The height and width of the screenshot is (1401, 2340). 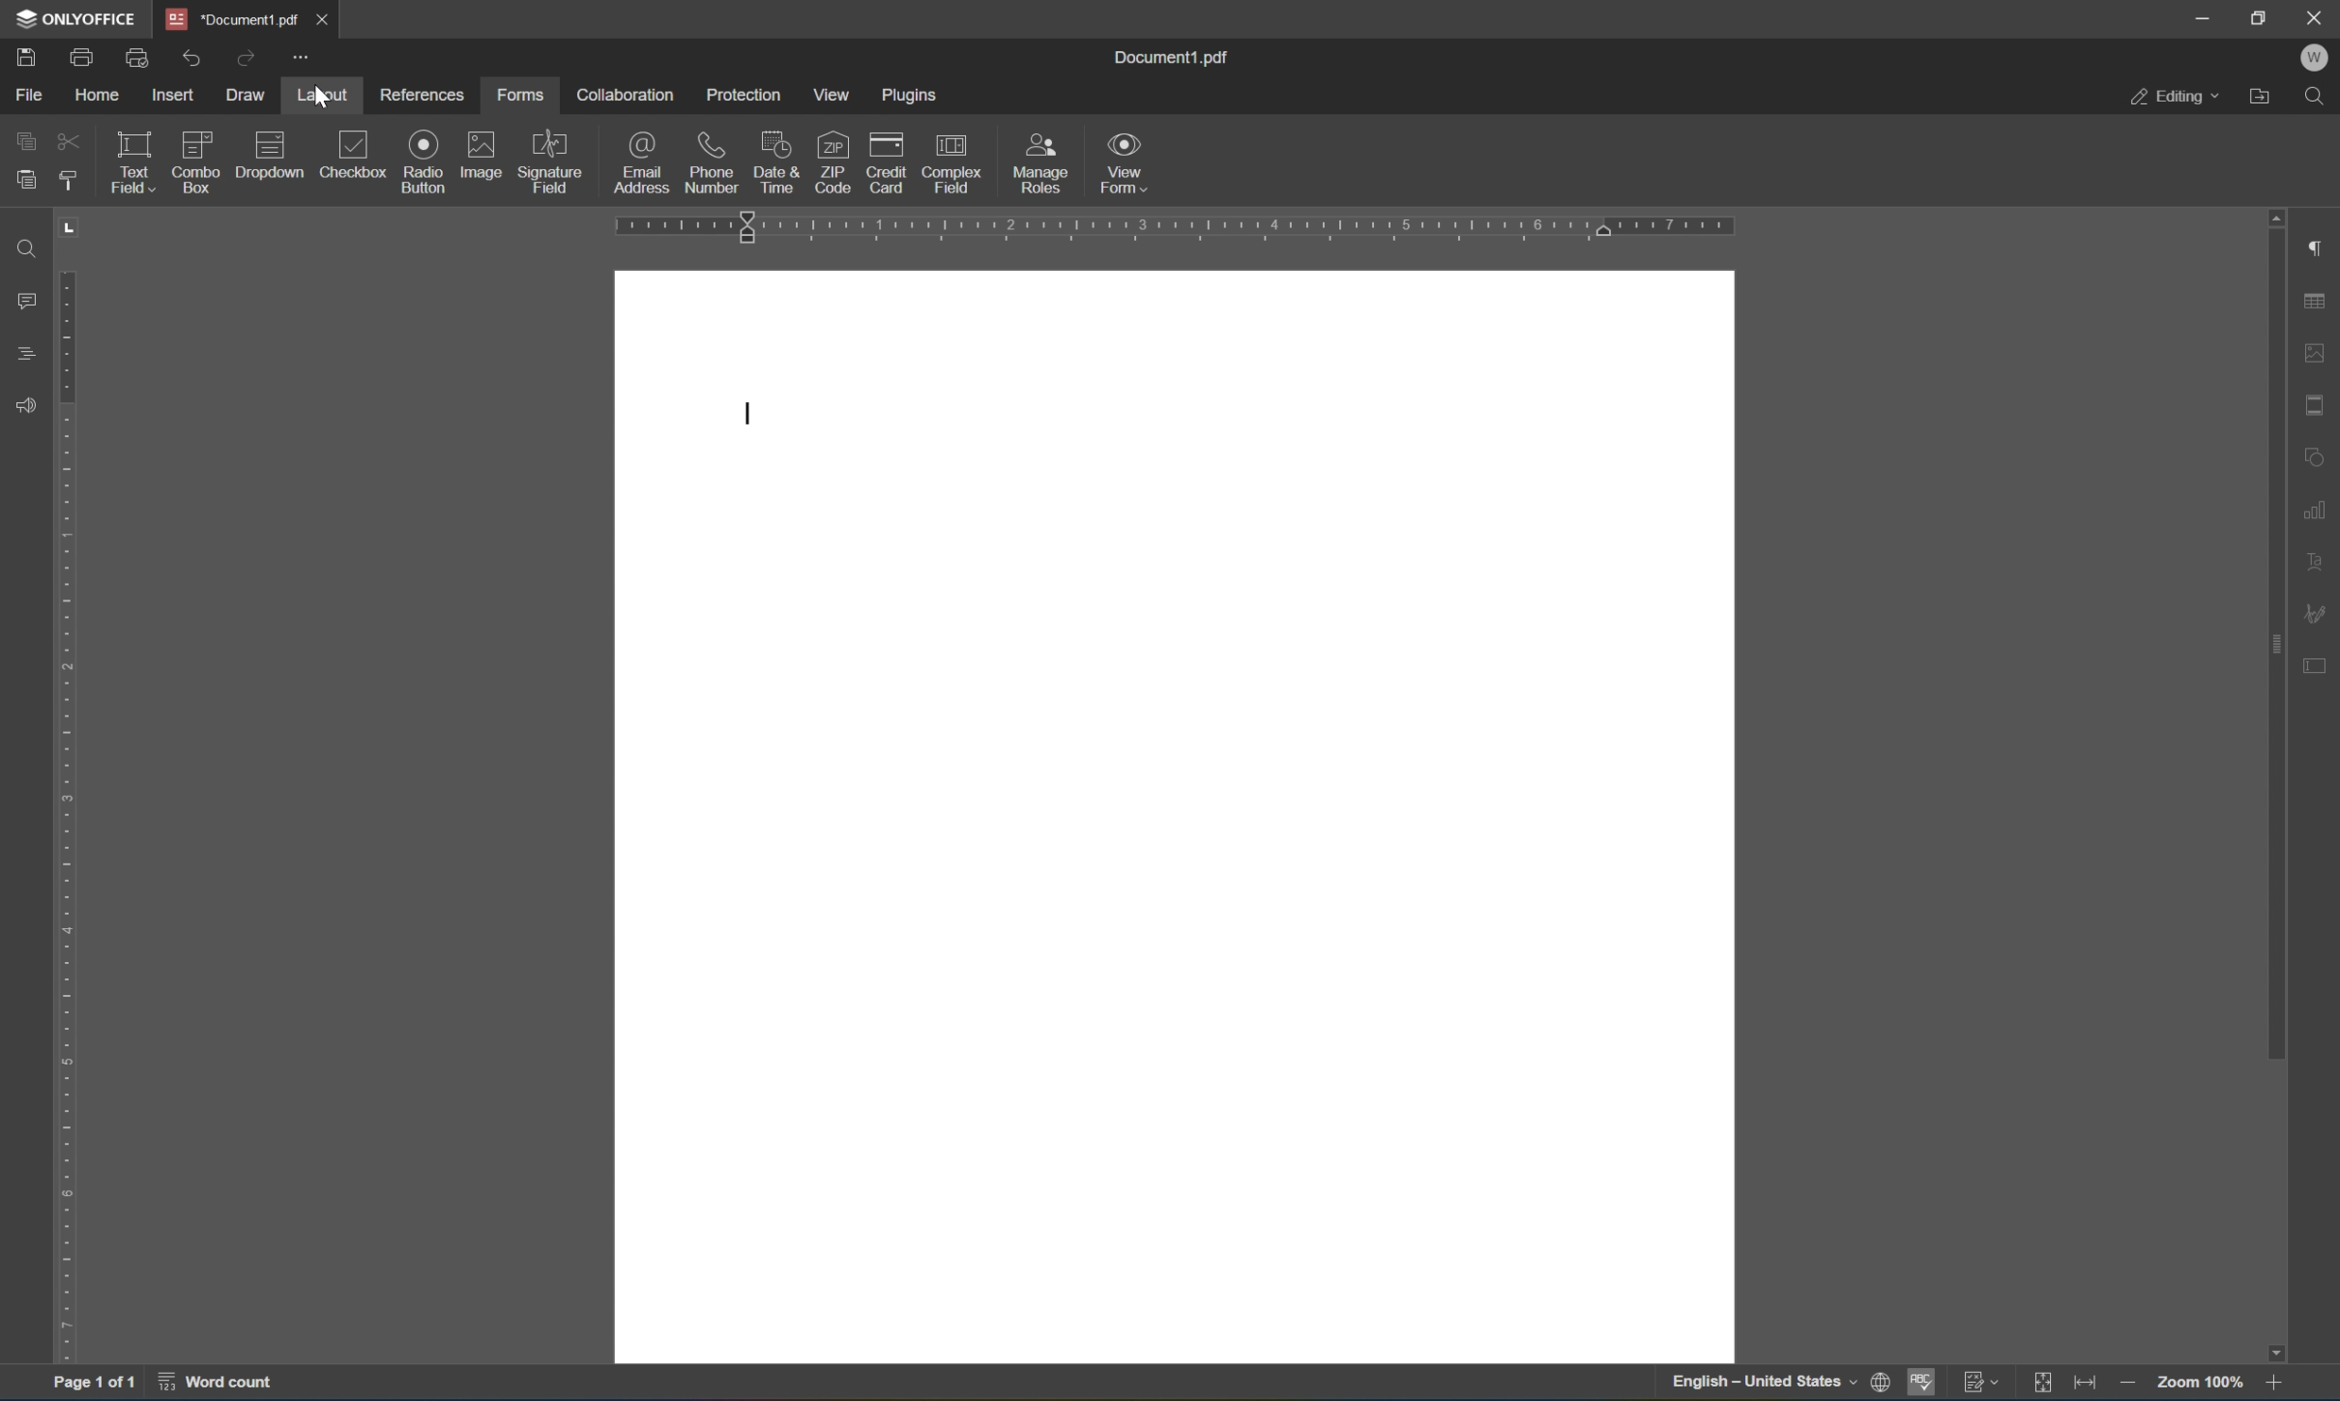 I want to click on forms, so click(x=519, y=90).